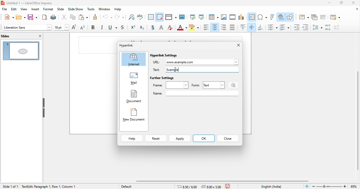 The width and height of the screenshot is (360, 189). Describe the element at coordinates (261, 28) in the screenshot. I see `align bottom` at that location.